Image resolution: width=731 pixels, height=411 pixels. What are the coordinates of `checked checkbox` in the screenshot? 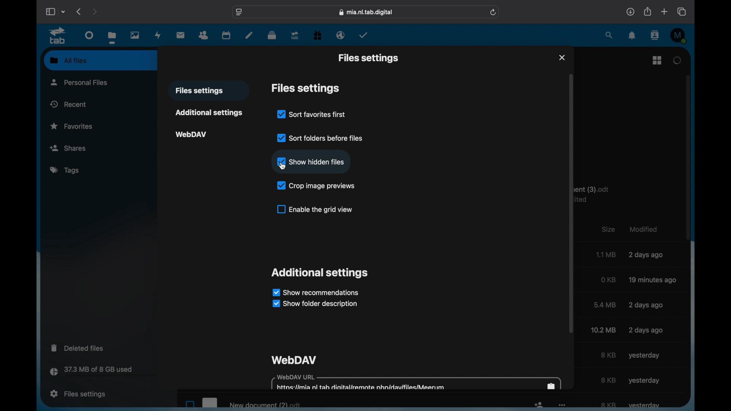 It's located at (281, 161).